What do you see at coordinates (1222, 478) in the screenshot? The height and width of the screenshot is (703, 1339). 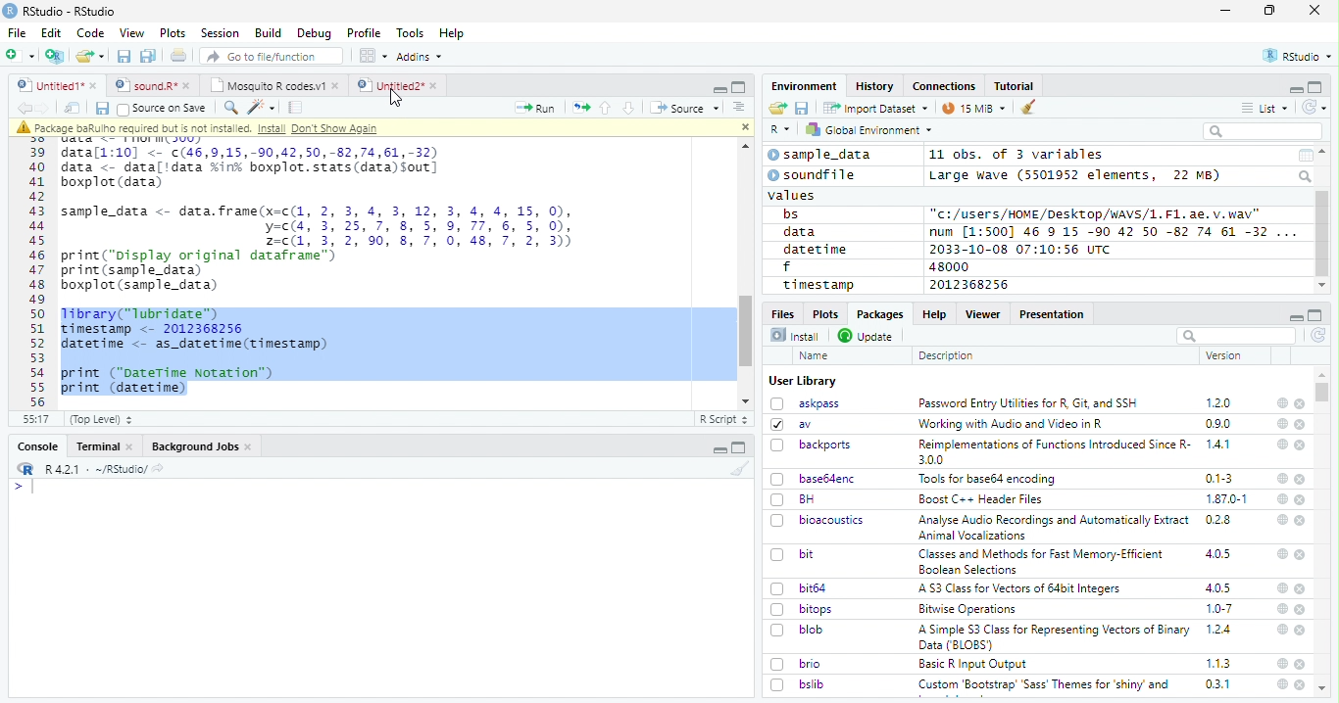 I see `0.1-3` at bounding box center [1222, 478].